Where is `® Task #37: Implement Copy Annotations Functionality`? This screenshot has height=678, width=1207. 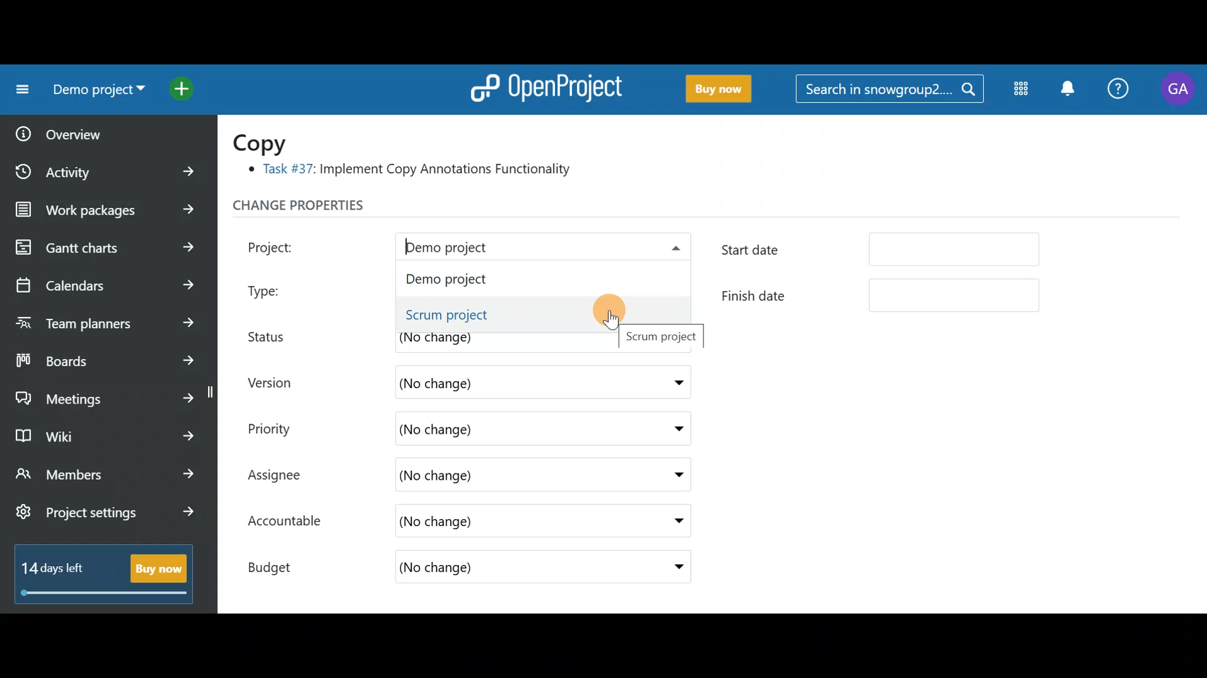 ® Task #37: Implement Copy Annotations Functionality is located at coordinates (415, 171).